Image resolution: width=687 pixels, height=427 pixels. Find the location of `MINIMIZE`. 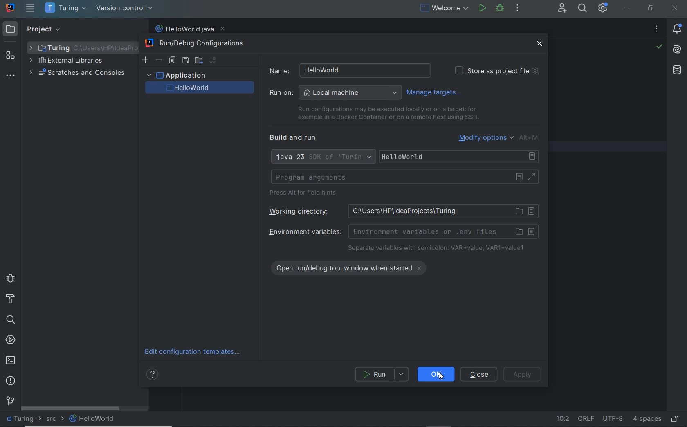

MINIMIZE is located at coordinates (627, 8).